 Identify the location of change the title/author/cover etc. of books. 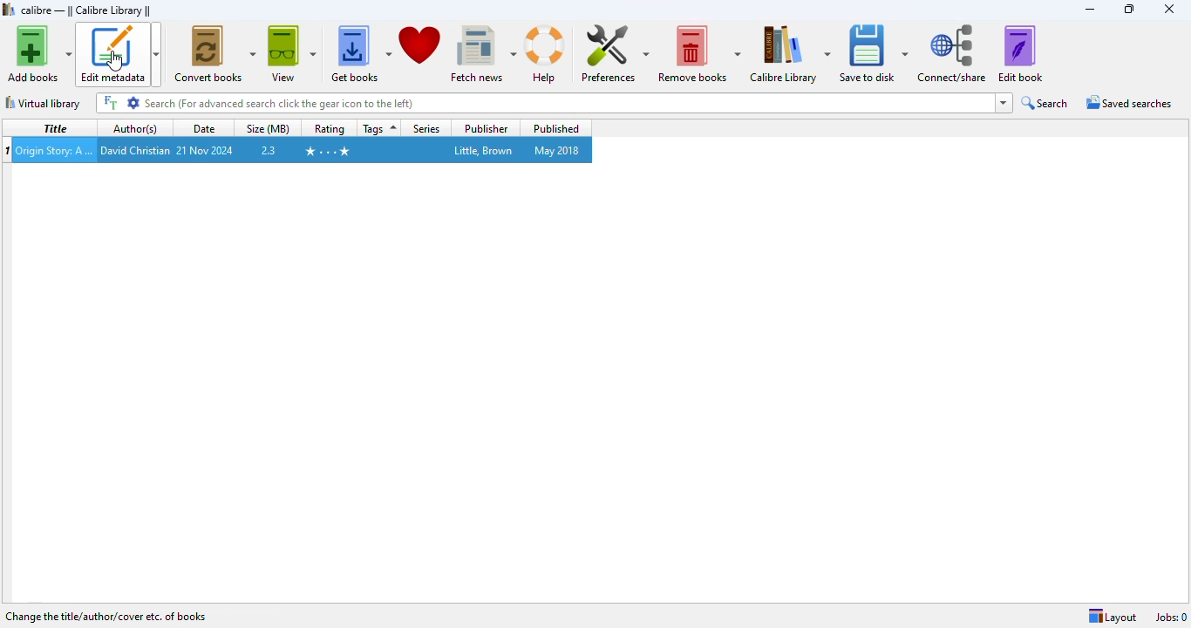
(106, 616).